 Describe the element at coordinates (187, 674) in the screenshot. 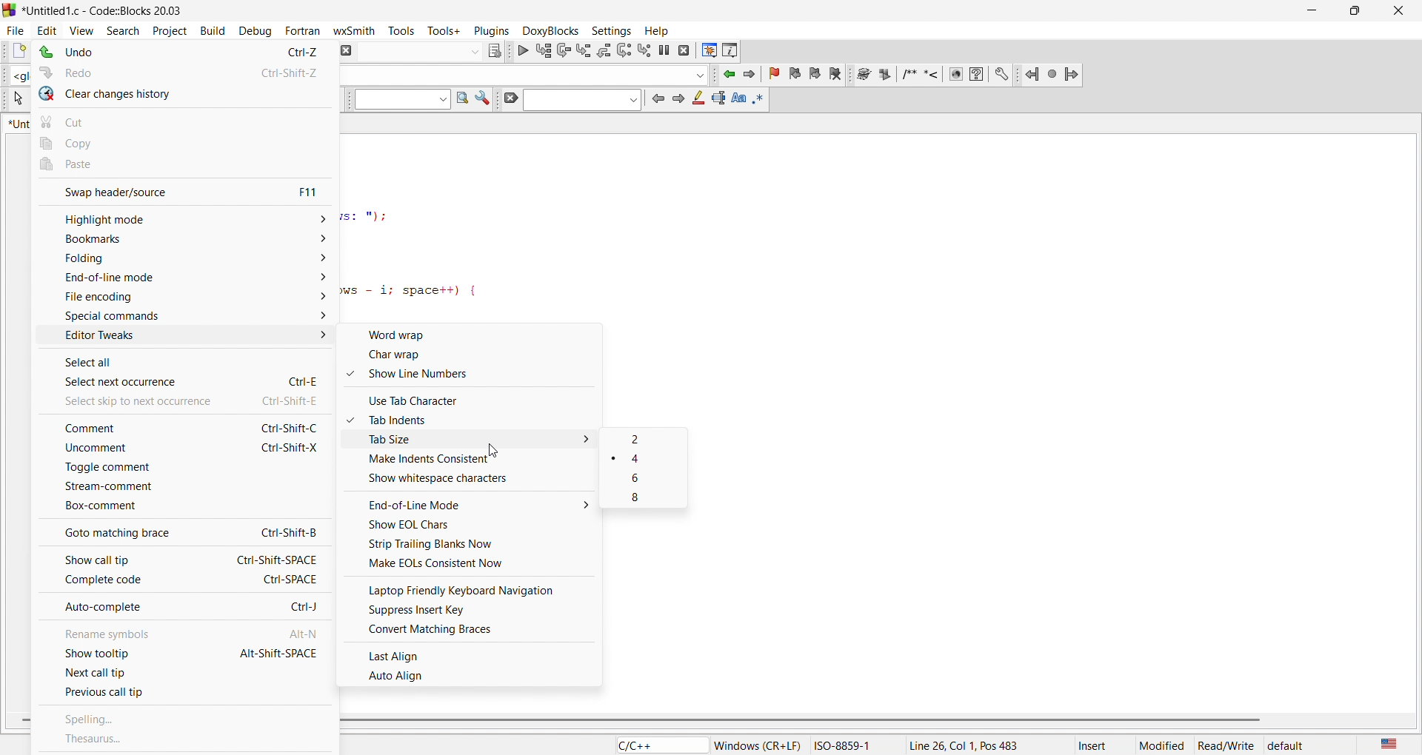

I see `next call tip` at that location.